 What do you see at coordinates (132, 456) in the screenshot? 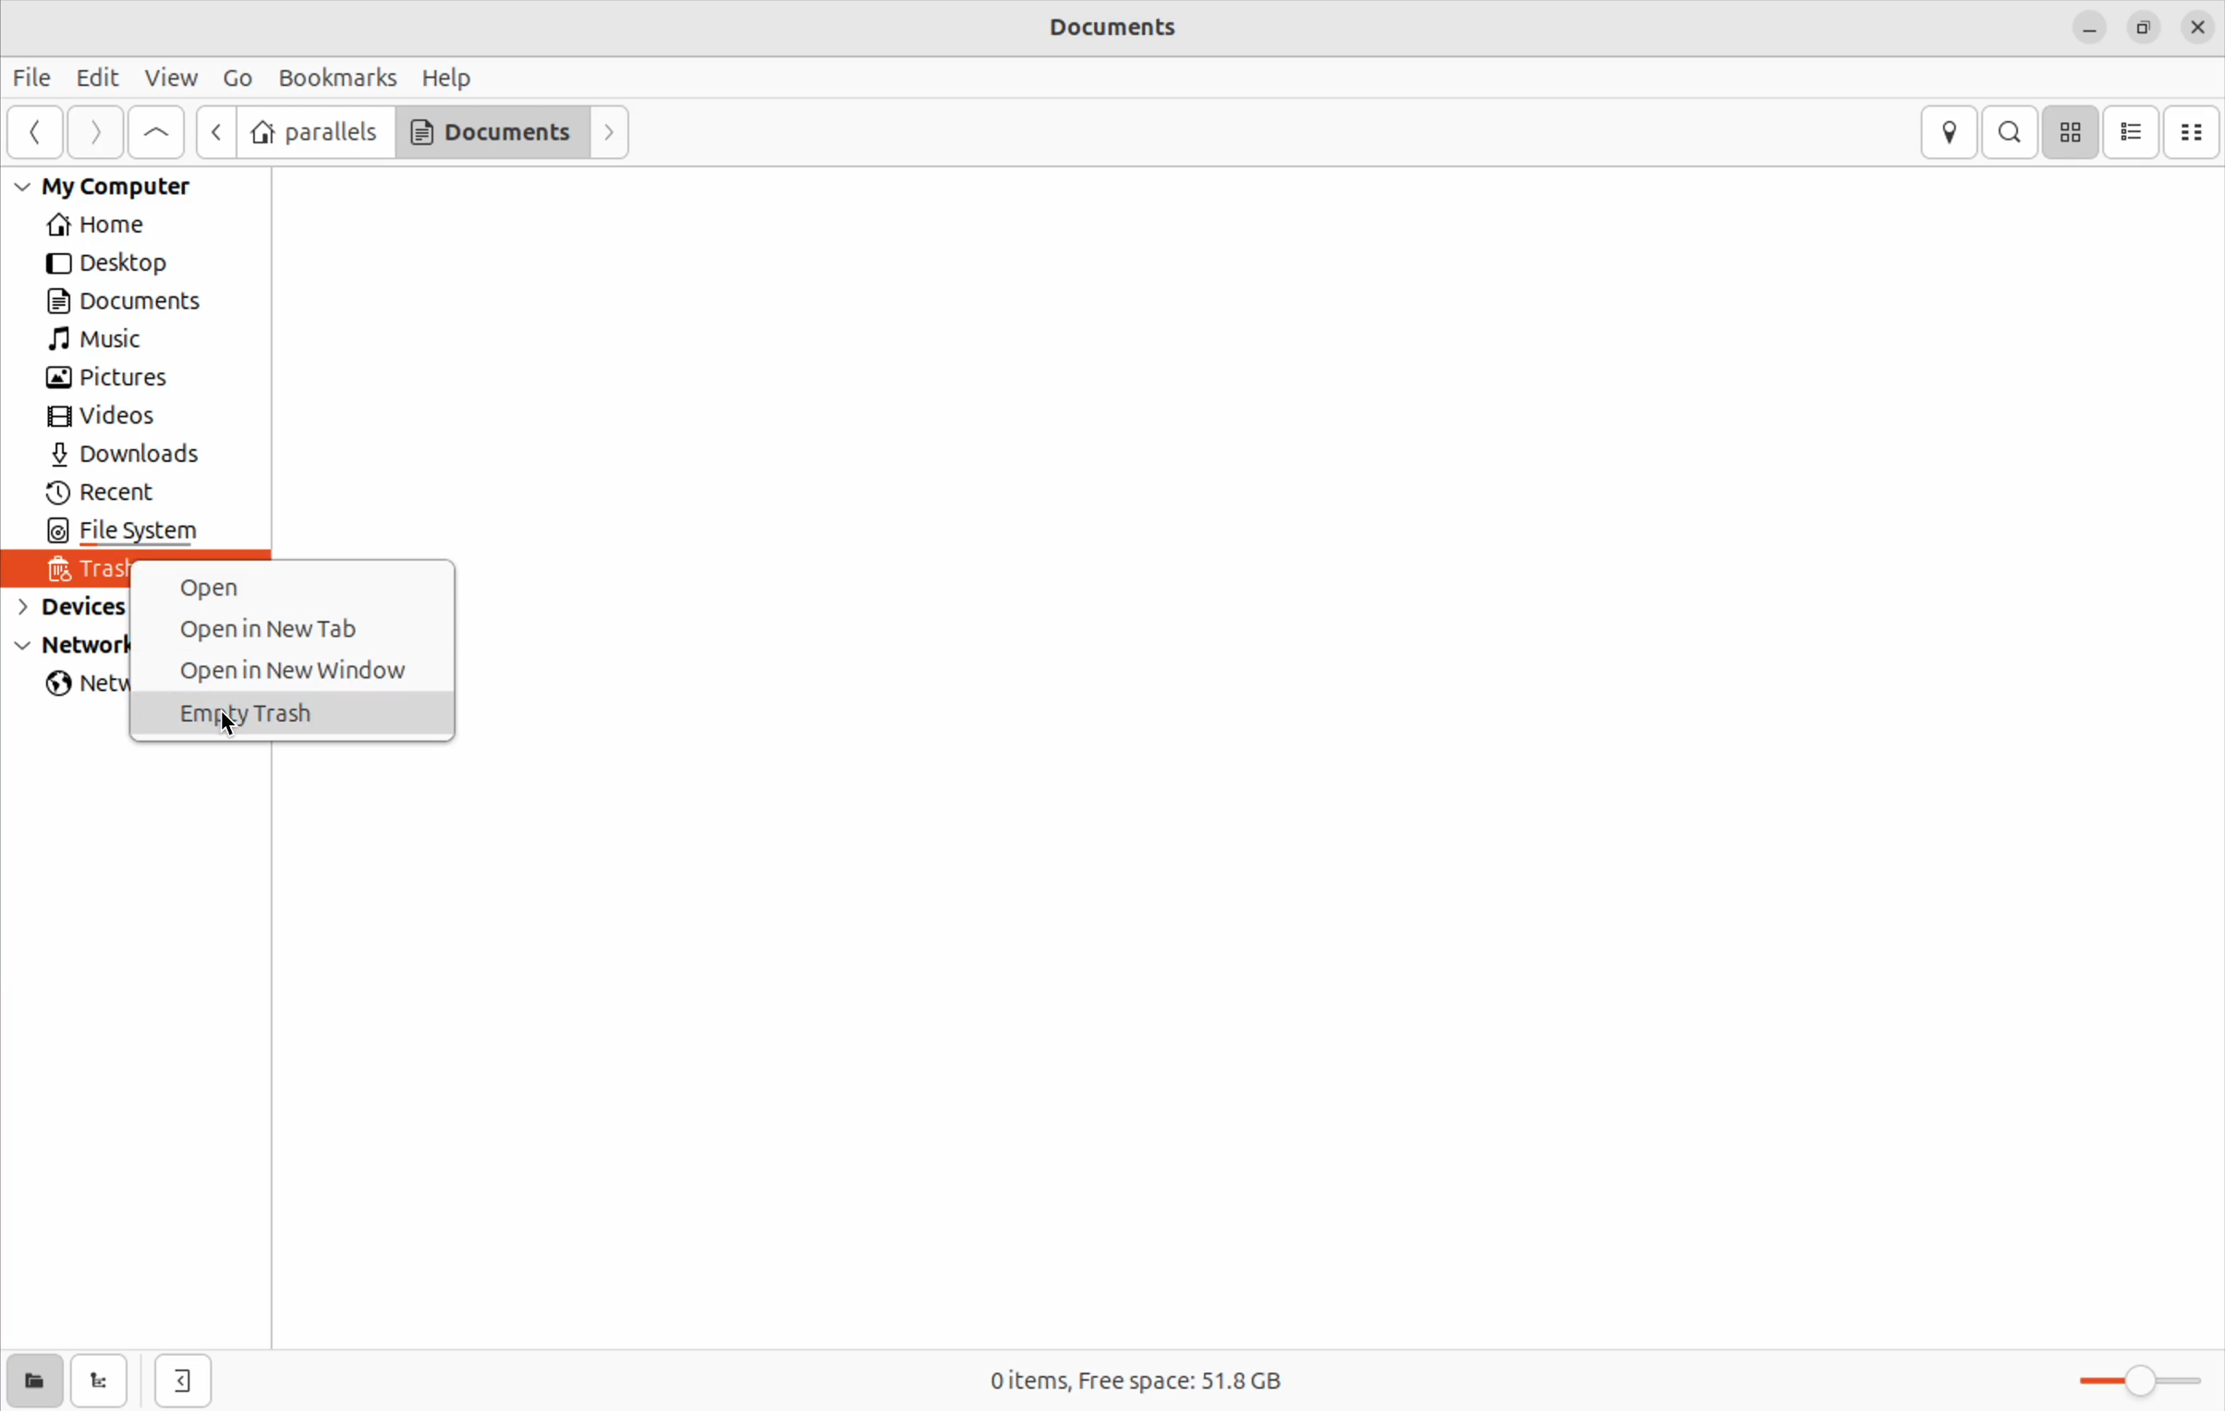
I see `Downlaods` at bounding box center [132, 456].